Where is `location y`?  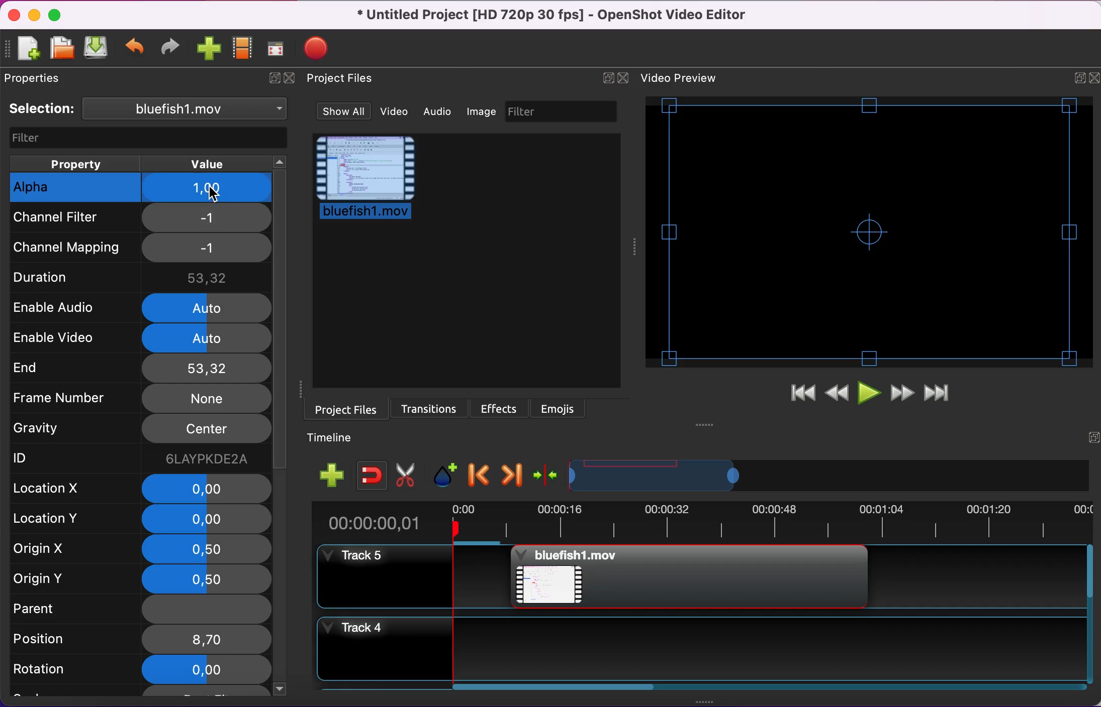
location y is located at coordinates (61, 521).